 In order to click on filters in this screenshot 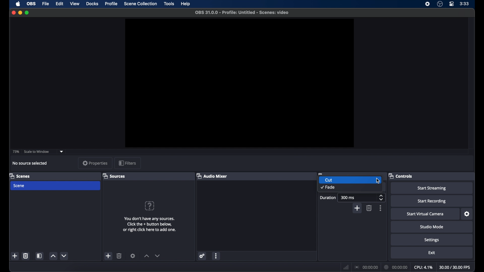, I will do `click(128, 163)`.